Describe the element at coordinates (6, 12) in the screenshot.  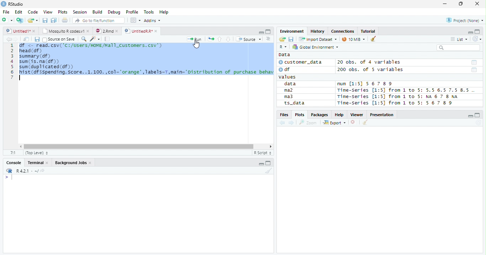
I see `File` at that location.